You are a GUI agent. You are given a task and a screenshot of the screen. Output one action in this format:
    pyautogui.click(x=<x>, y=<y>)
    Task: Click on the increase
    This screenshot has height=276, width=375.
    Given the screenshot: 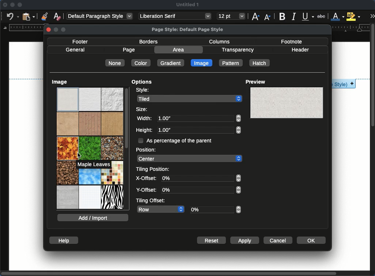 What is the action you would take?
    pyautogui.click(x=256, y=16)
    